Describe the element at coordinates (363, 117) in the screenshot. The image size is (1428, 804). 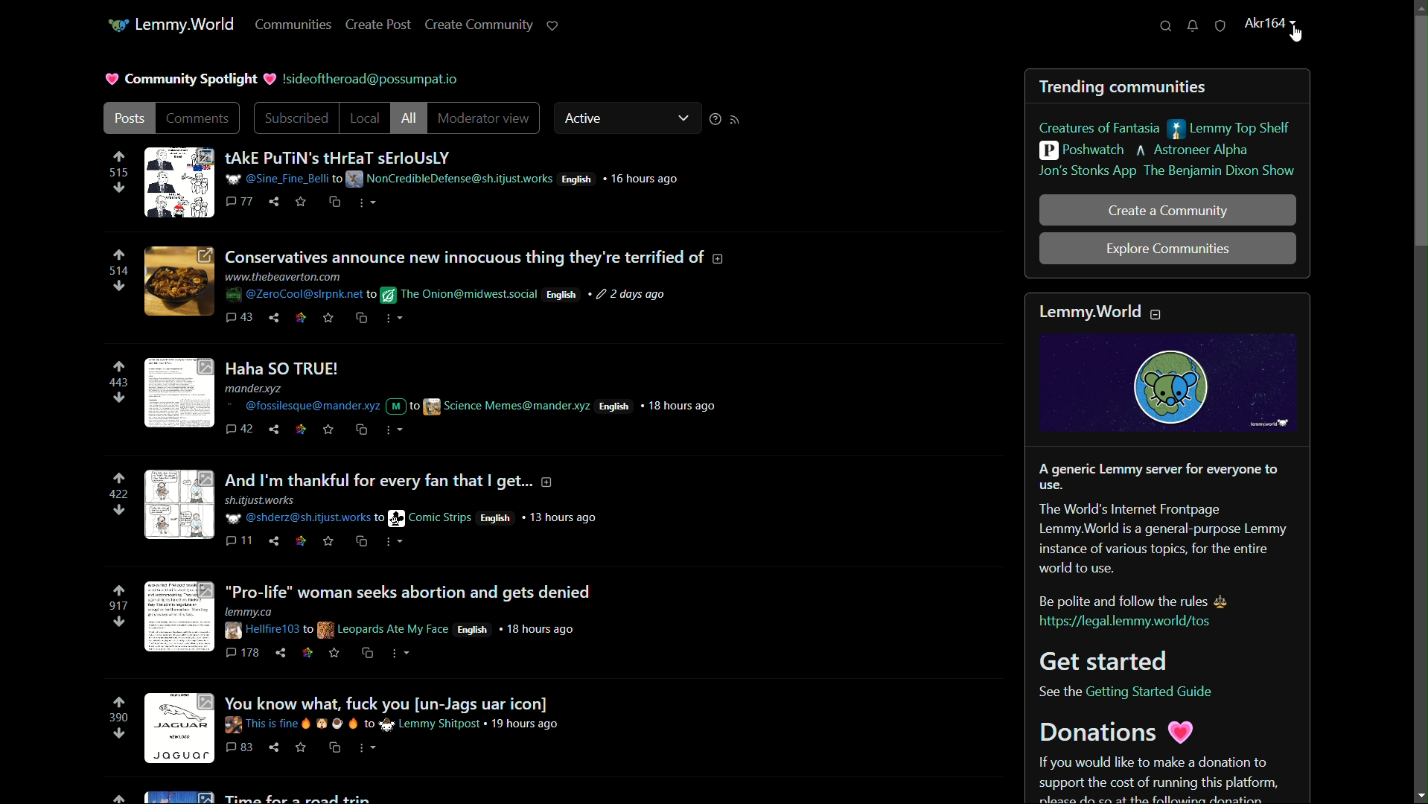
I see `local` at that location.